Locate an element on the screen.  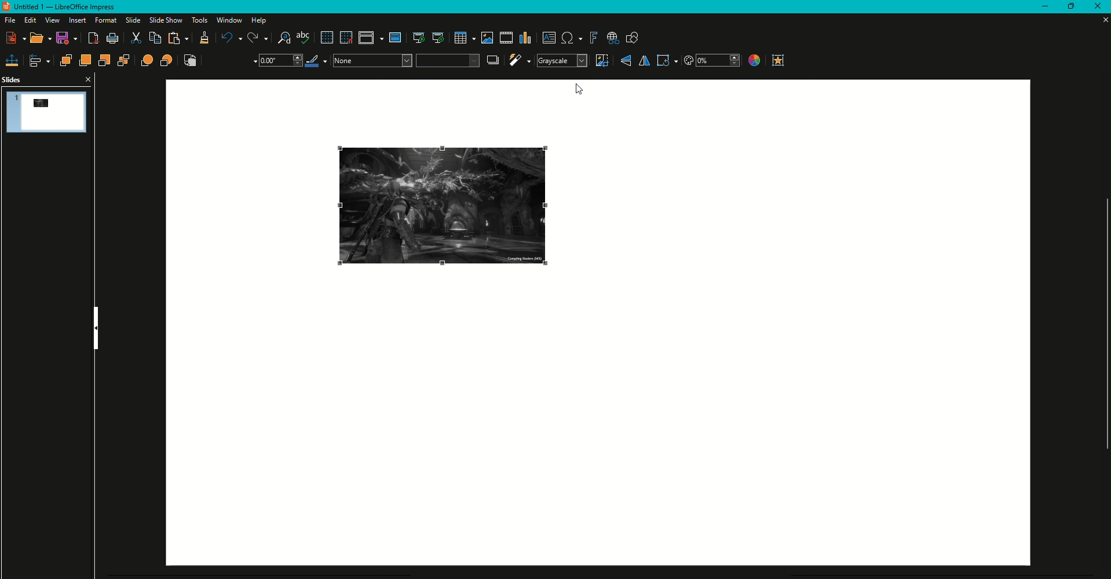
Draw Function is located at coordinates (633, 39).